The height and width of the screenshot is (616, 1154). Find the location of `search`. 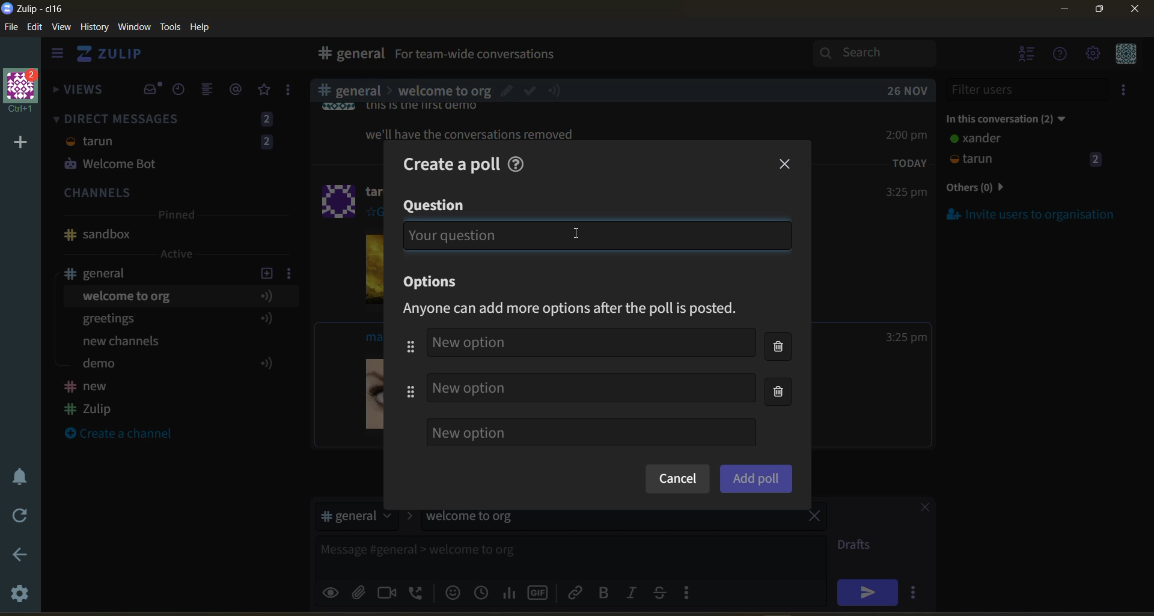

search is located at coordinates (885, 53).